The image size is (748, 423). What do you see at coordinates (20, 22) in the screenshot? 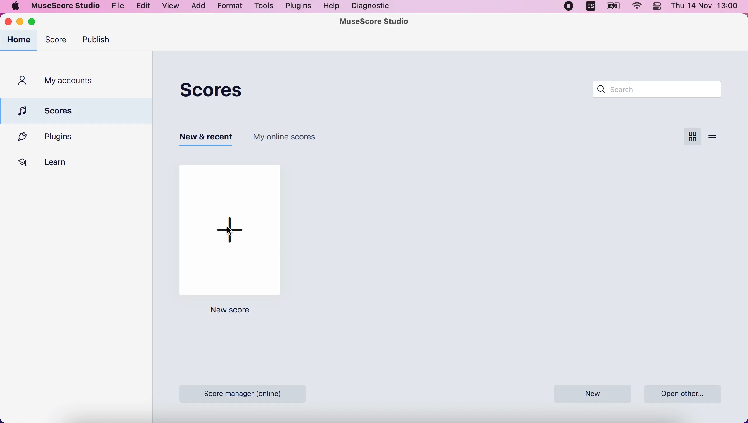
I see `minimize` at bounding box center [20, 22].